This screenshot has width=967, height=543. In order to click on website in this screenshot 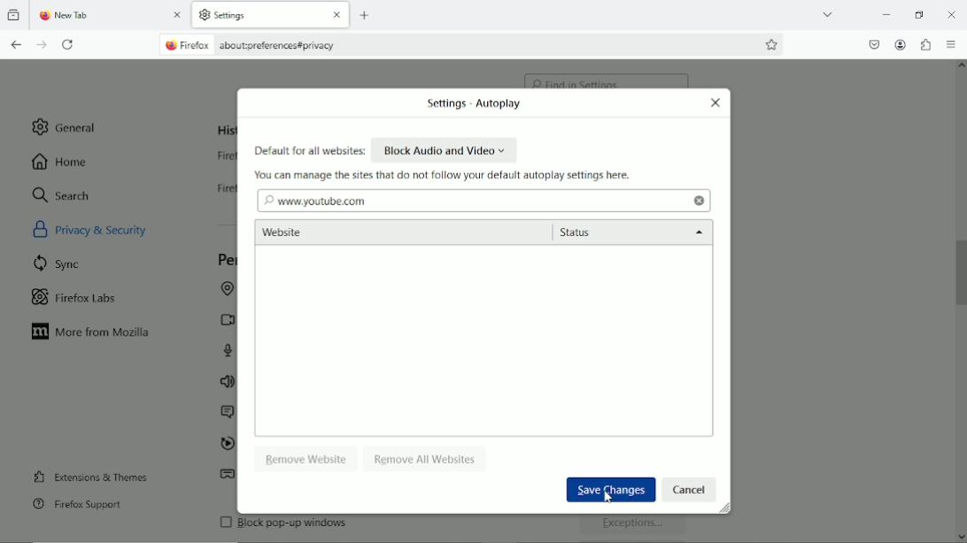, I will do `click(352, 233)`.